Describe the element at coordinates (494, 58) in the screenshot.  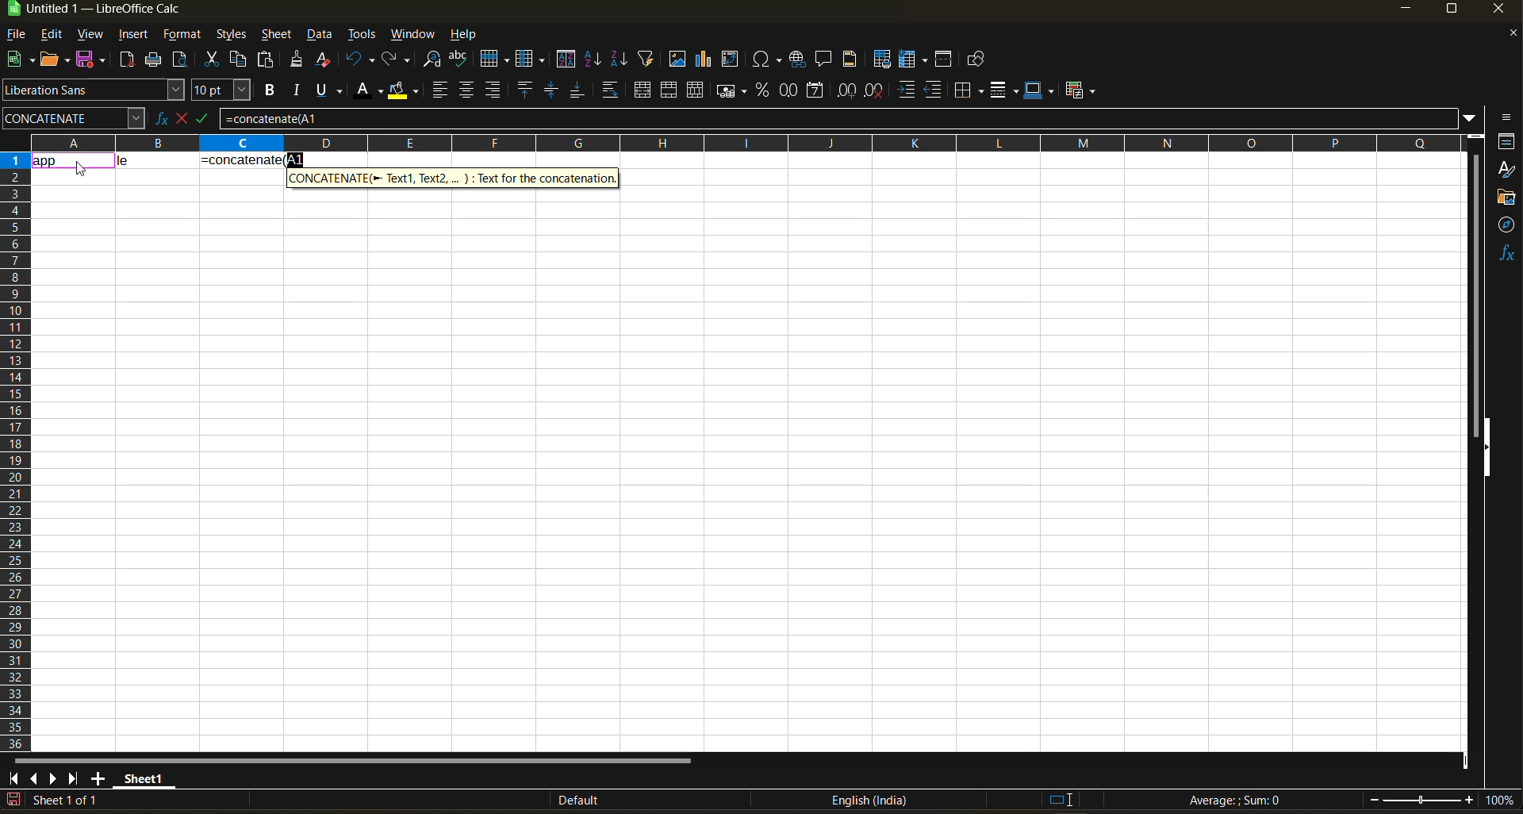
I see `row` at that location.